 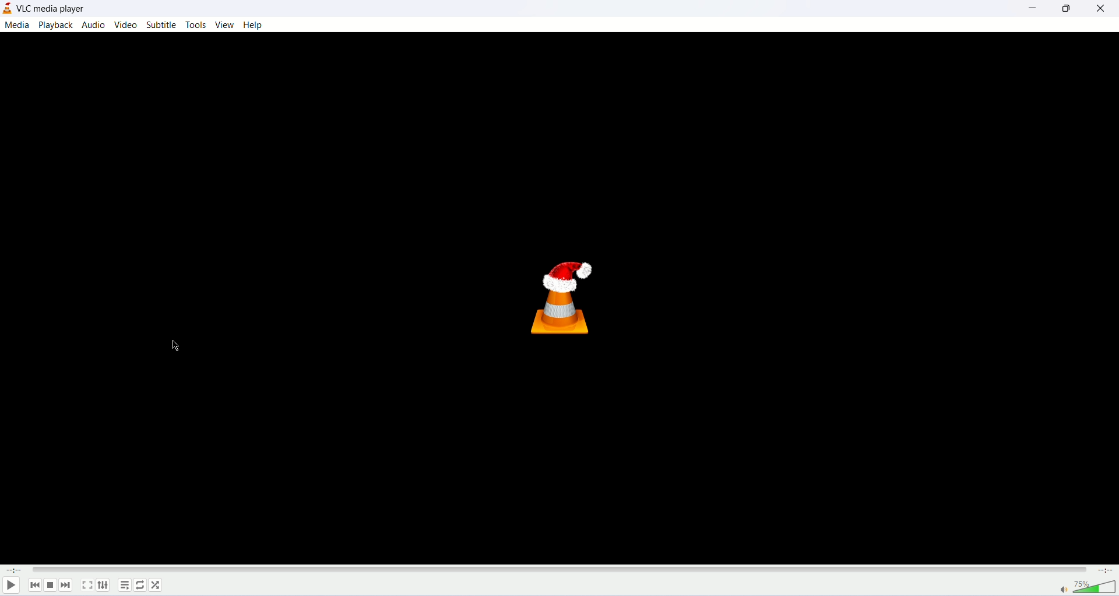 What do you see at coordinates (124, 584) in the screenshot?
I see `playlist` at bounding box center [124, 584].